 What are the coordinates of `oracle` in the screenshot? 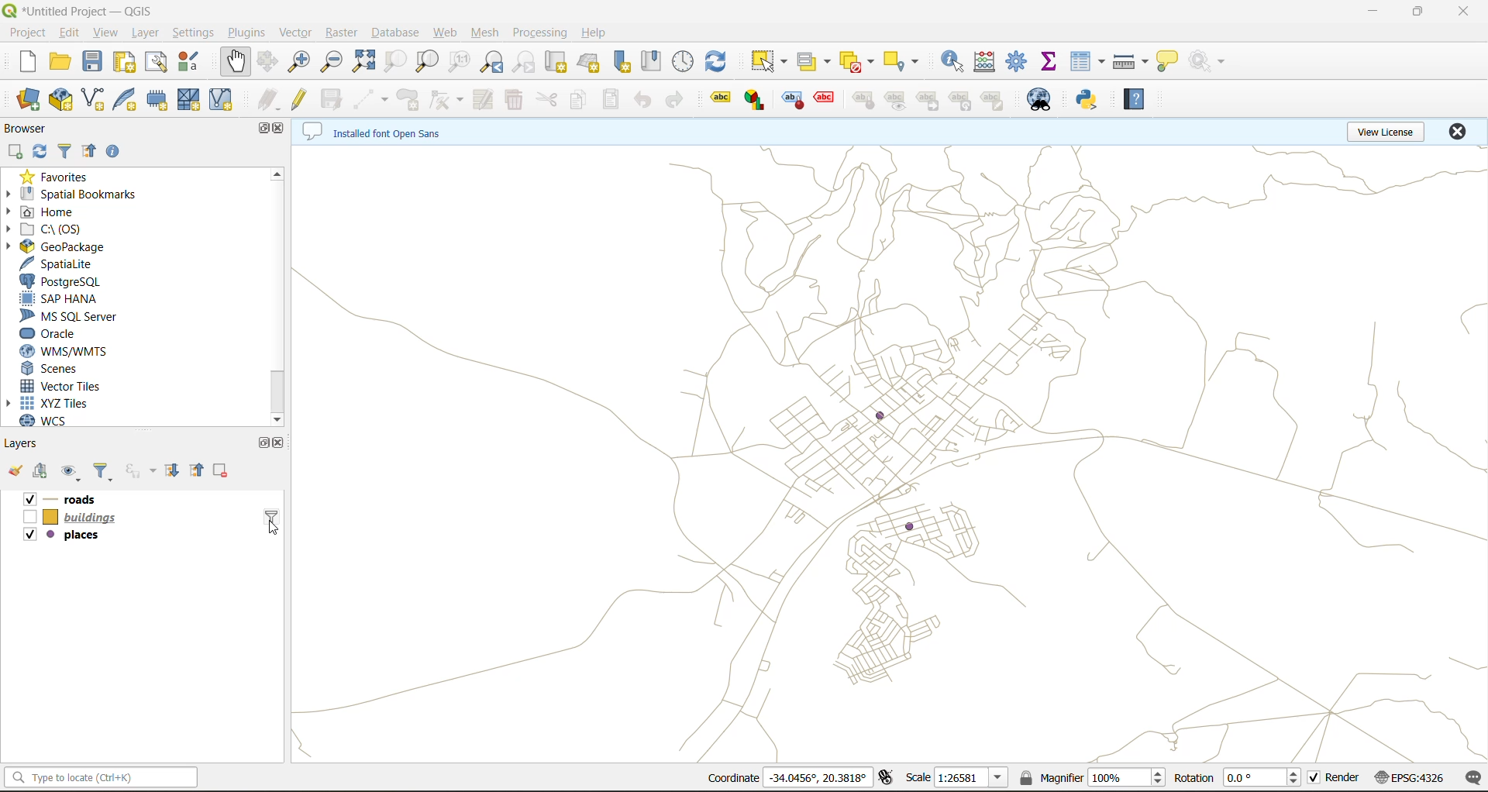 It's located at (59, 335).